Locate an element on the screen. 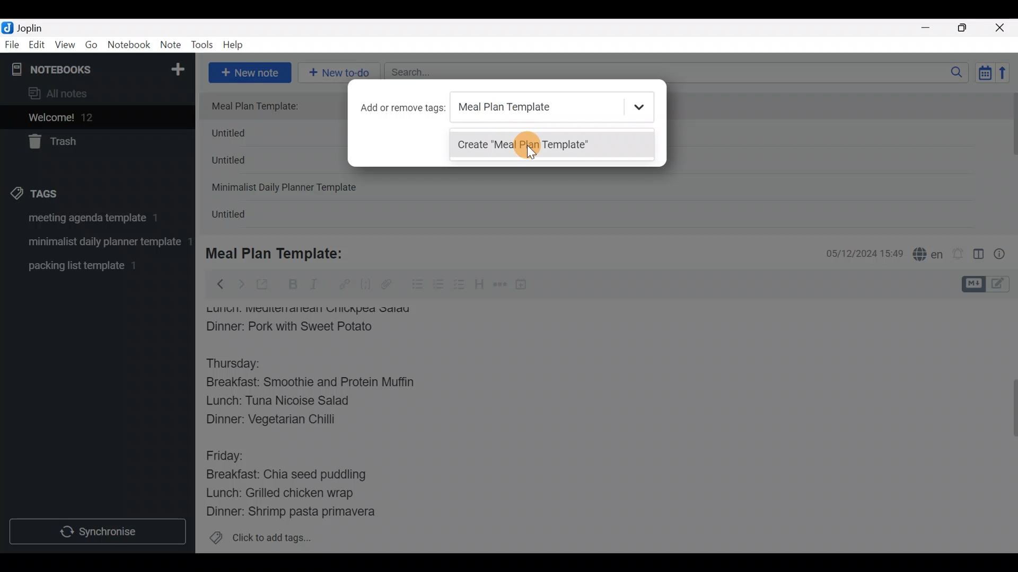 The height and width of the screenshot is (572, 1018). Insert time is located at coordinates (526, 286).